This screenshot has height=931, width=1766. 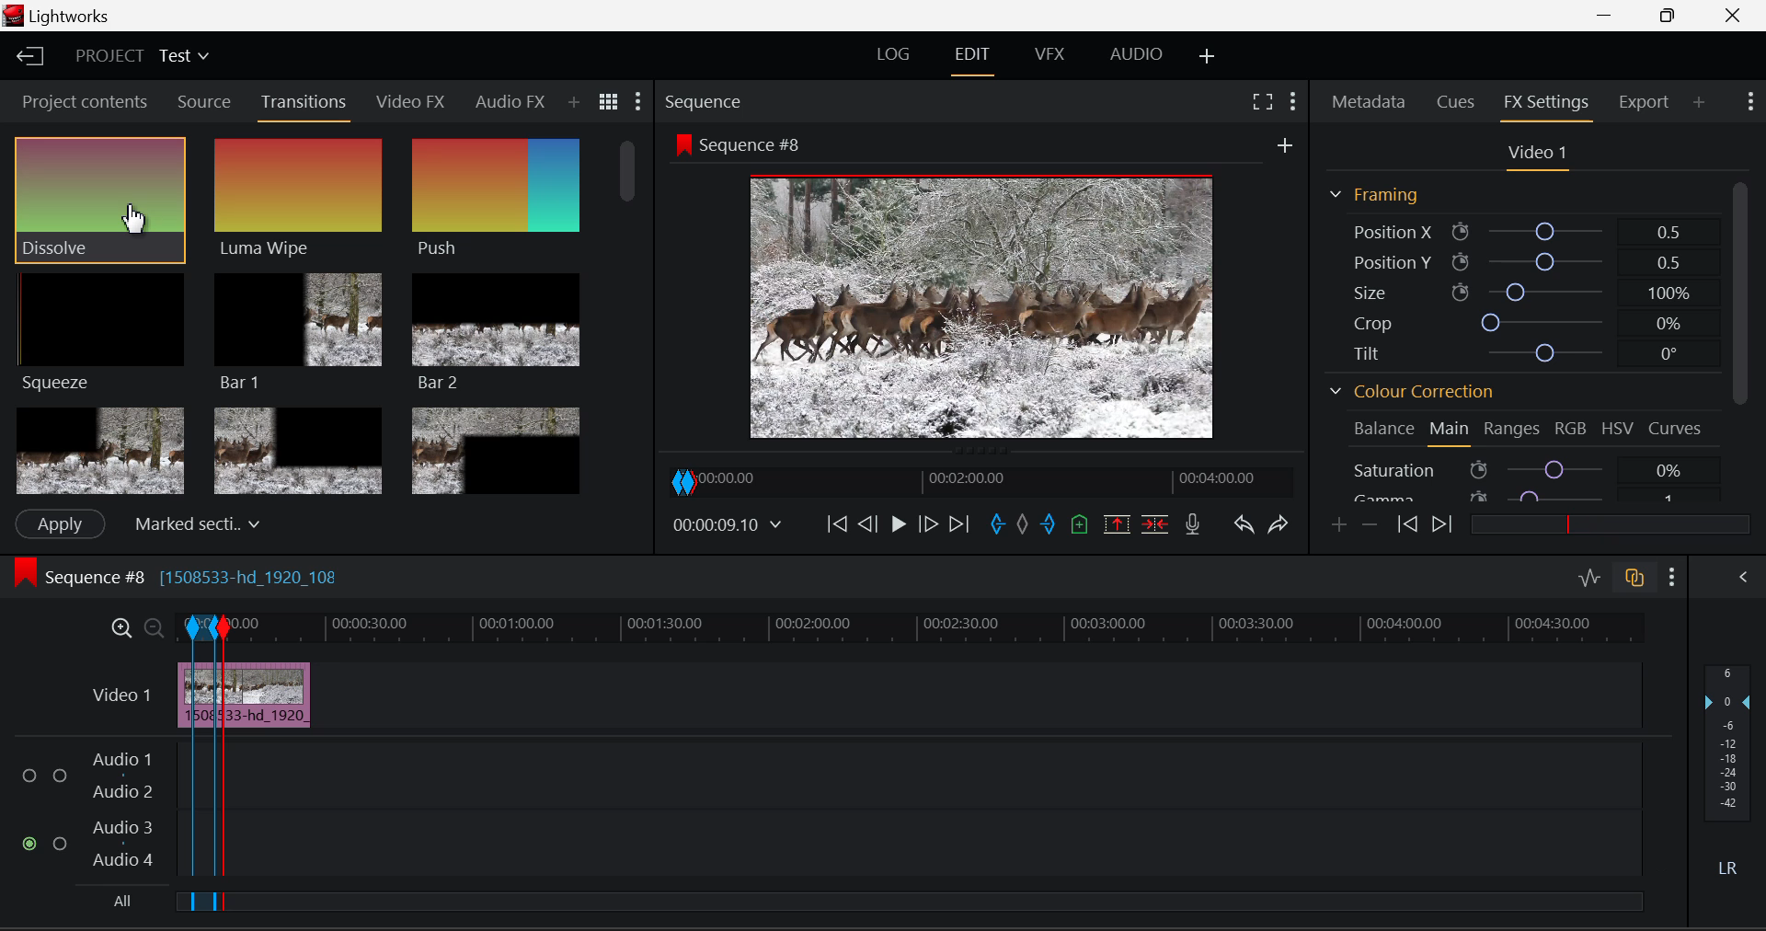 I want to click on Project contents, so click(x=82, y=100).